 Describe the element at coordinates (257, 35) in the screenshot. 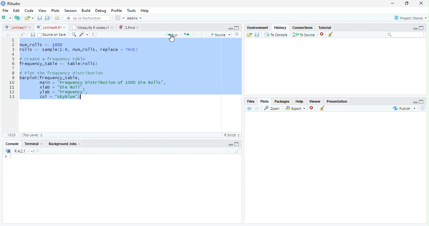

I see `Save File` at that location.